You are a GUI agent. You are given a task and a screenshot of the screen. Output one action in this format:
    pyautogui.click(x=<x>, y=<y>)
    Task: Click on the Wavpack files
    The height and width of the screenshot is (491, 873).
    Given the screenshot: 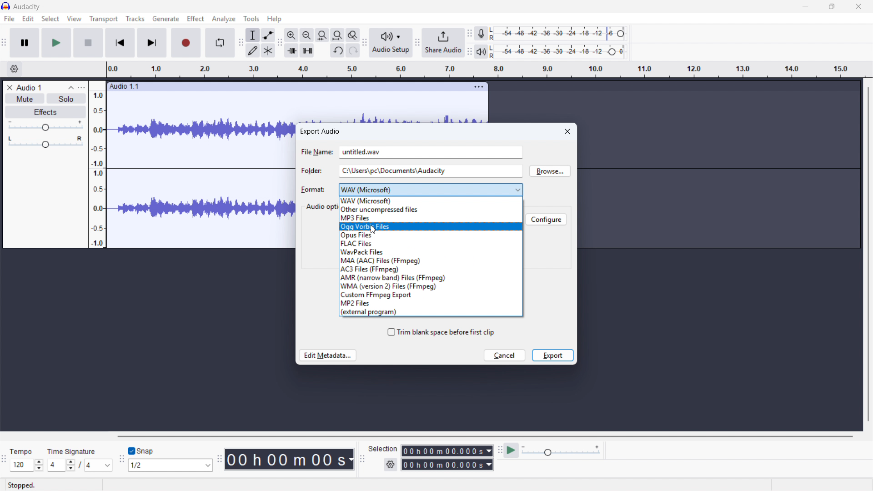 What is the action you would take?
    pyautogui.click(x=431, y=252)
    